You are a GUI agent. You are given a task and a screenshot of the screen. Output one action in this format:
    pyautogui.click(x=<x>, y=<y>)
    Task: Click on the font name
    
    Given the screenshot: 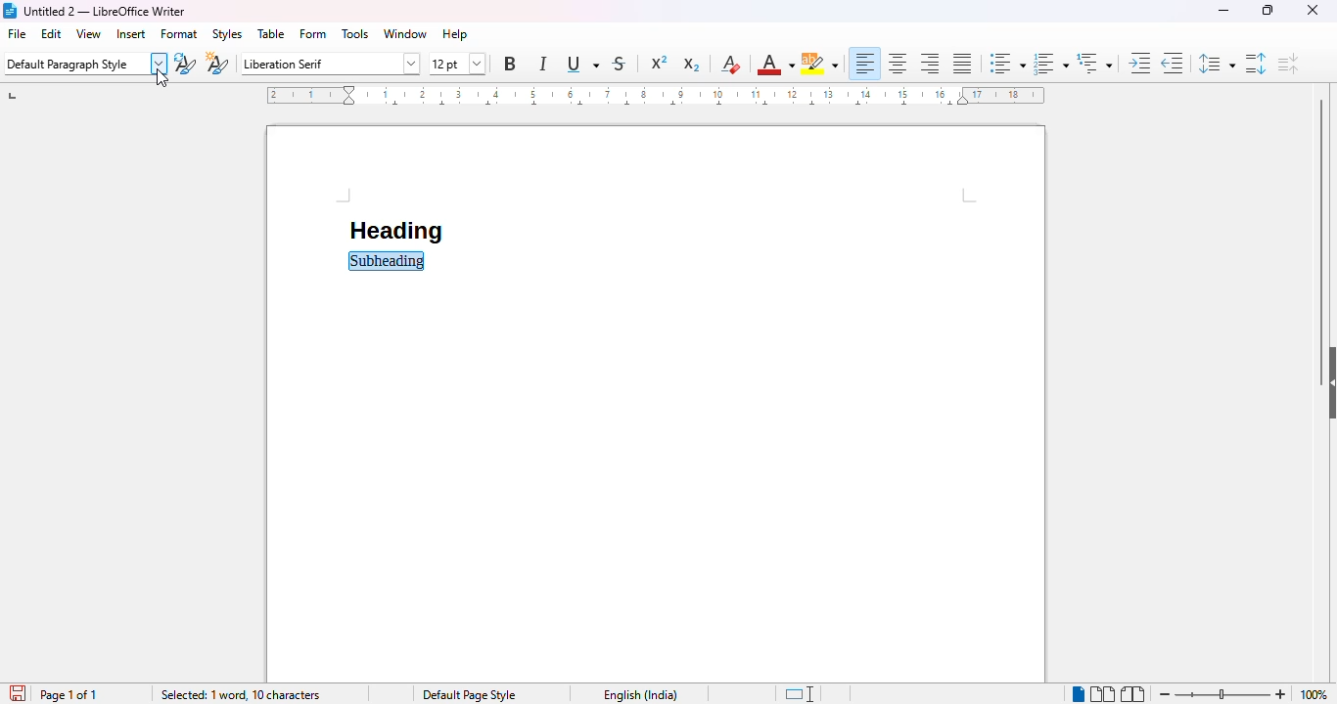 What is the action you would take?
    pyautogui.click(x=331, y=64)
    